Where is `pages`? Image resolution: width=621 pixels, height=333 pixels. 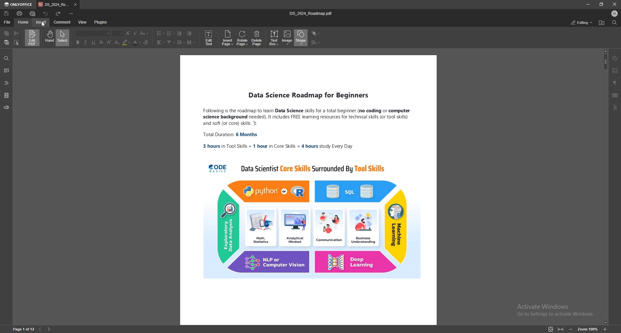 pages is located at coordinates (6, 95).